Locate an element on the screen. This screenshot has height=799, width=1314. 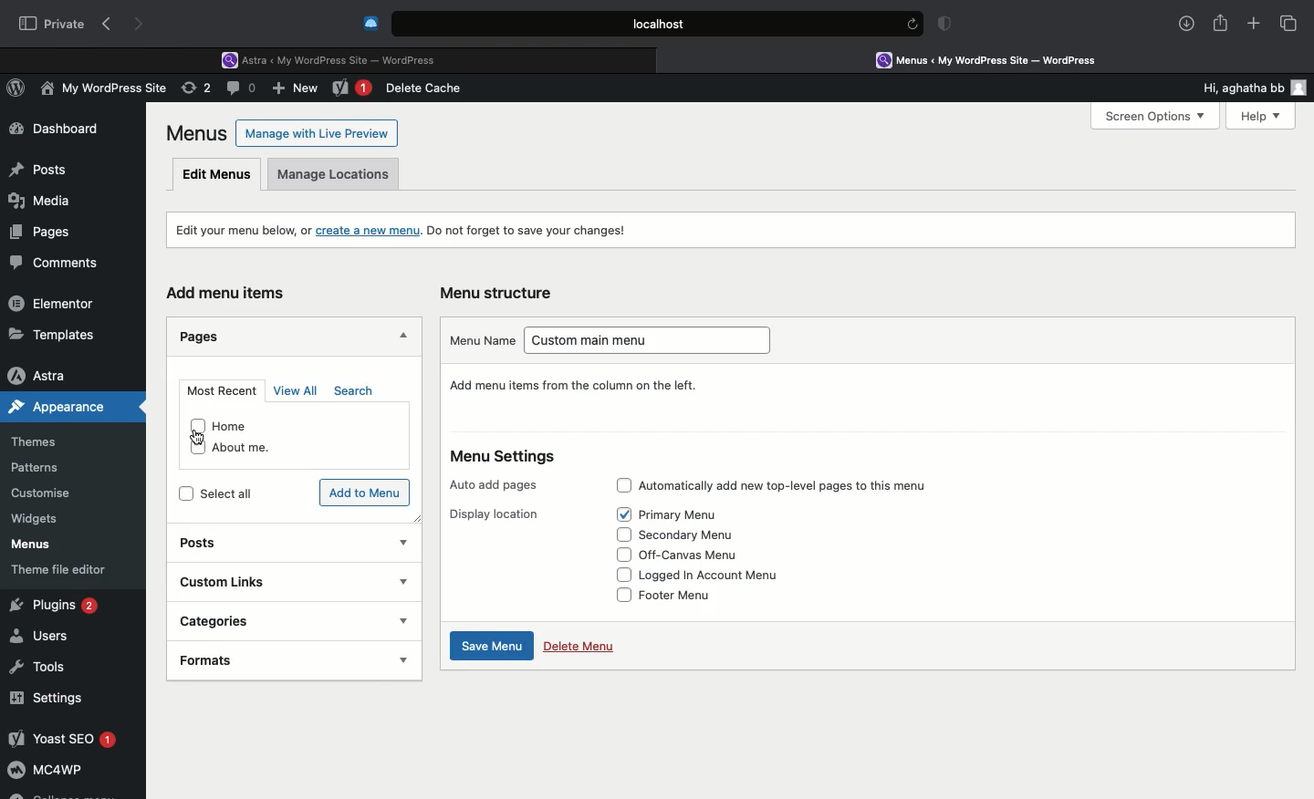
Add to menu is located at coordinates (367, 493).